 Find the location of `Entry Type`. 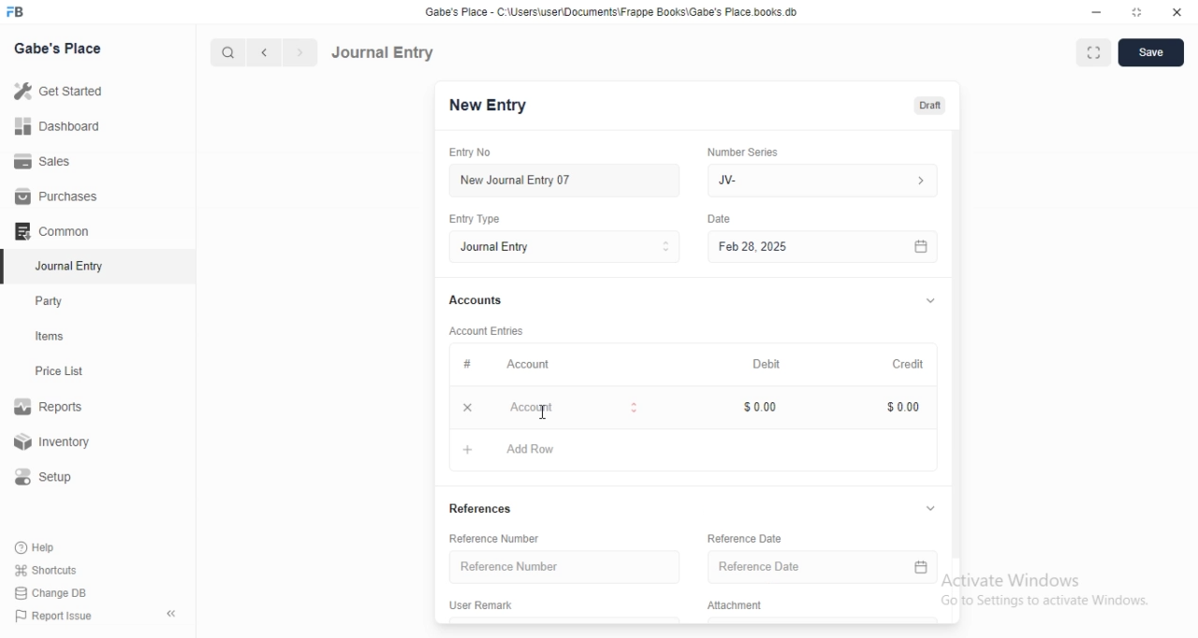

Entry Type is located at coordinates (563, 247).